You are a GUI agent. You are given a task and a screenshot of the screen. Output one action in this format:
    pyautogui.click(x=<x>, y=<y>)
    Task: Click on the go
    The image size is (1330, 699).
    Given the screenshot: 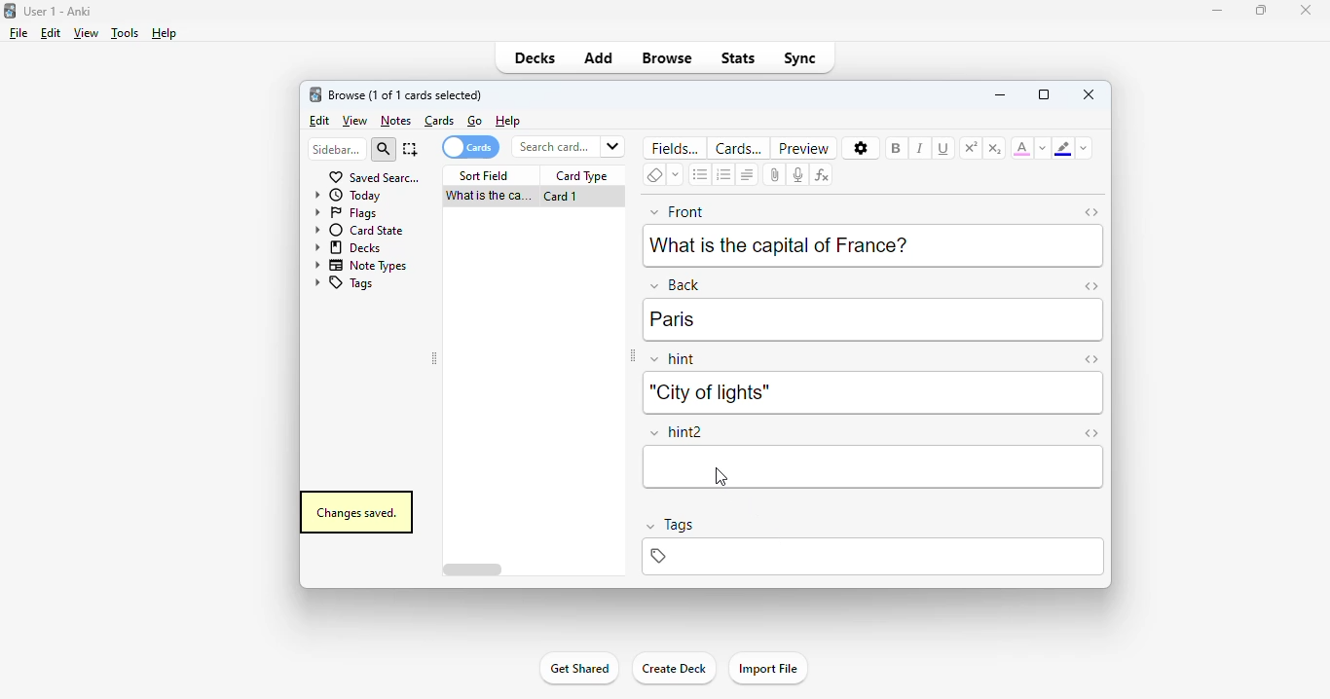 What is the action you would take?
    pyautogui.click(x=475, y=121)
    